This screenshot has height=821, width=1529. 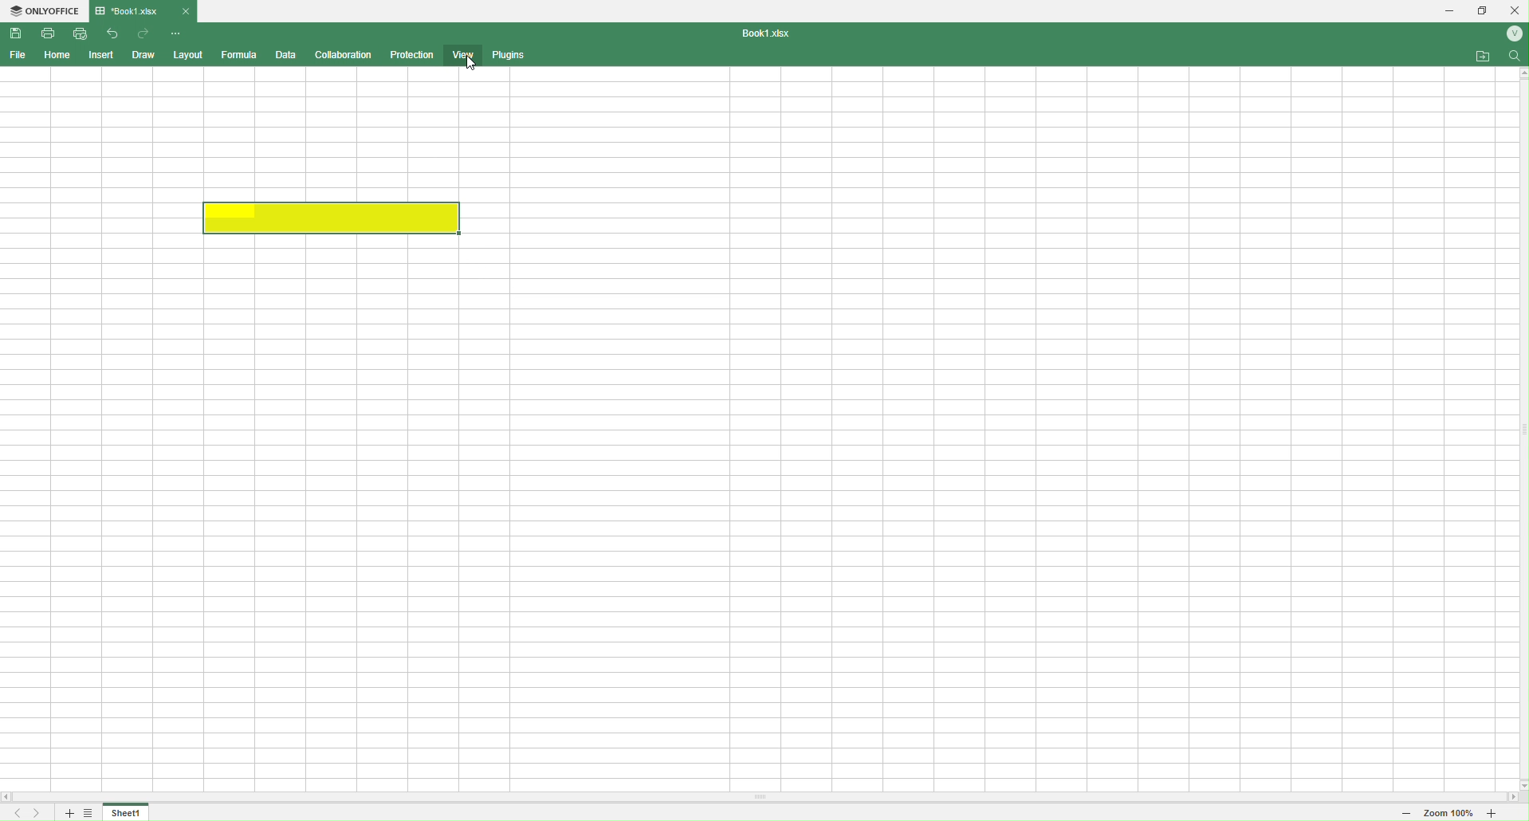 What do you see at coordinates (1506, 815) in the screenshot?
I see `Zoom in` at bounding box center [1506, 815].